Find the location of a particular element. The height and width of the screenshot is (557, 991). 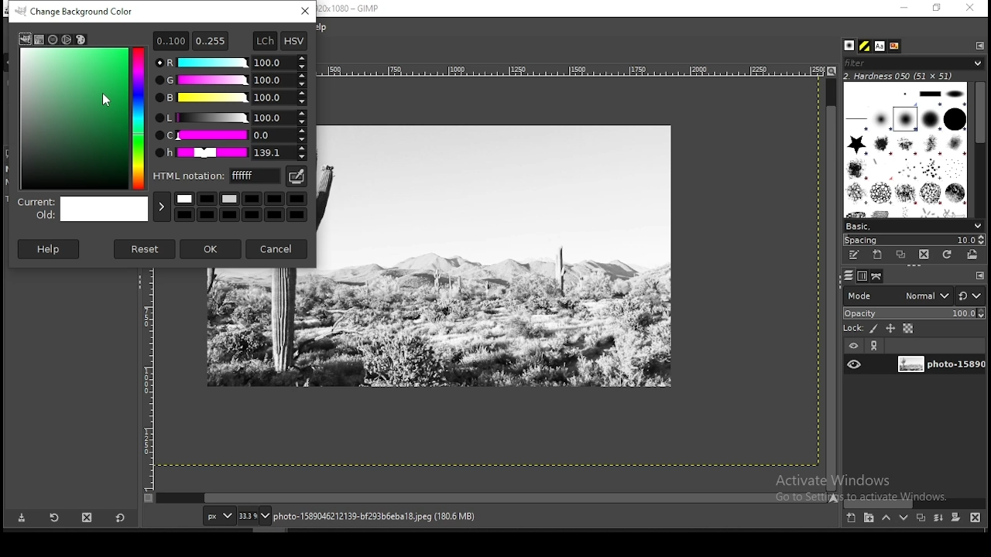

color picker is located at coordinates (295, 176).